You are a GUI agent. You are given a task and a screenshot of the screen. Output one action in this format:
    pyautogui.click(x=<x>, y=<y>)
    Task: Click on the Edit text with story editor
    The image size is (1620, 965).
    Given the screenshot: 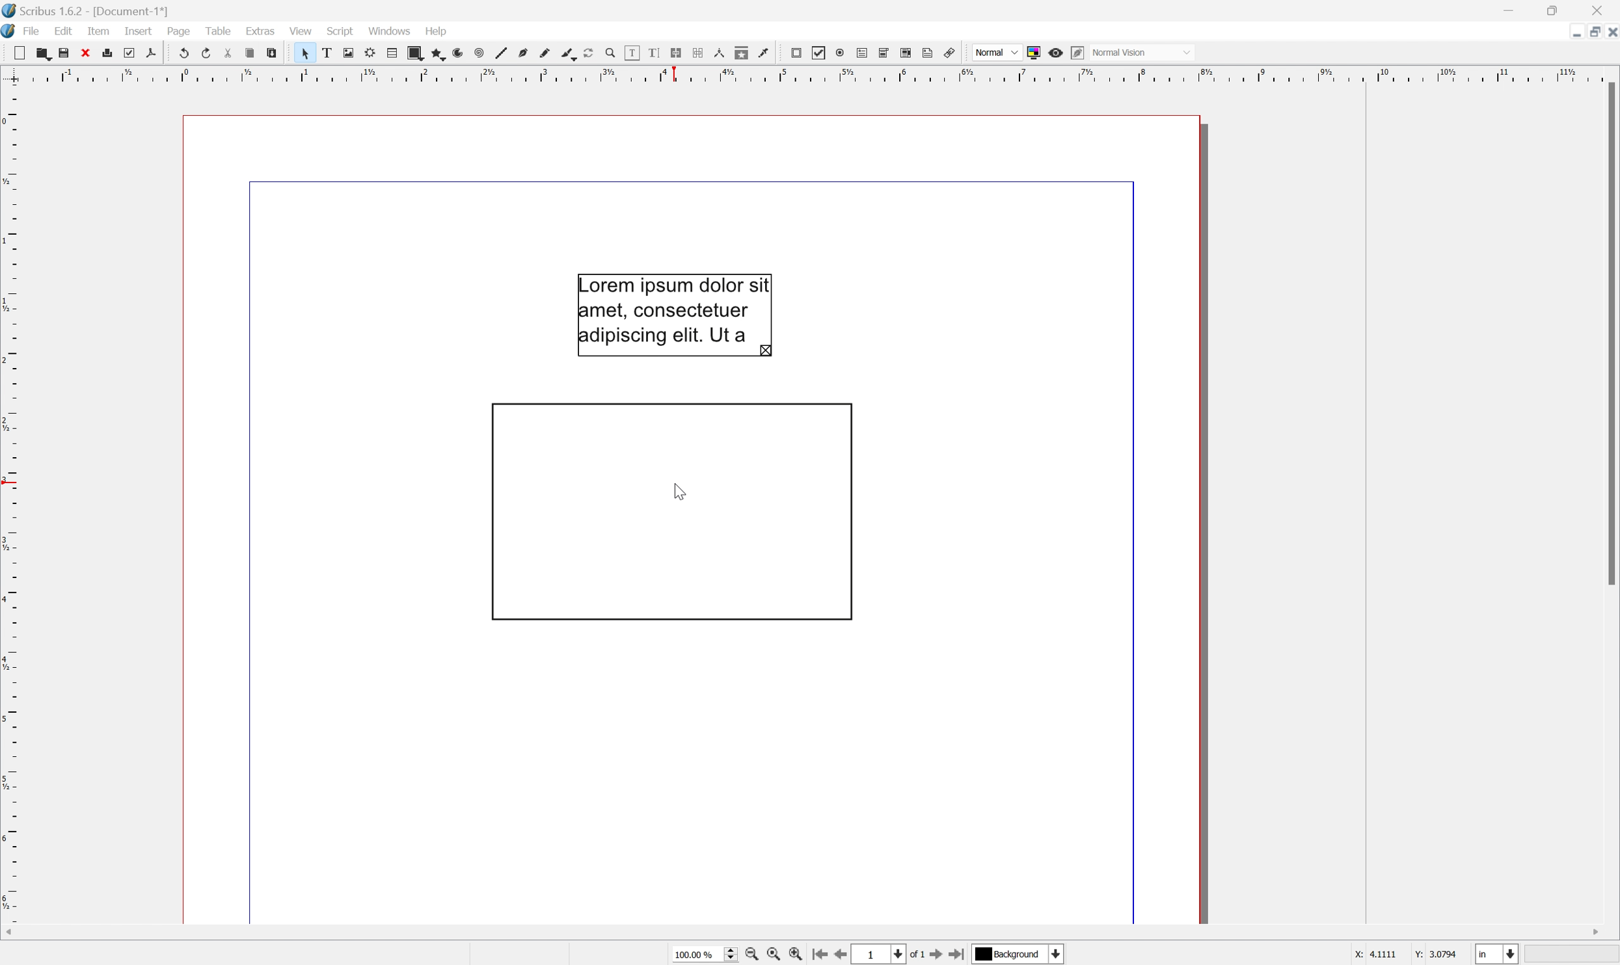 What is the action you would take?
    pyautogui.click(x=651, y=52)
    